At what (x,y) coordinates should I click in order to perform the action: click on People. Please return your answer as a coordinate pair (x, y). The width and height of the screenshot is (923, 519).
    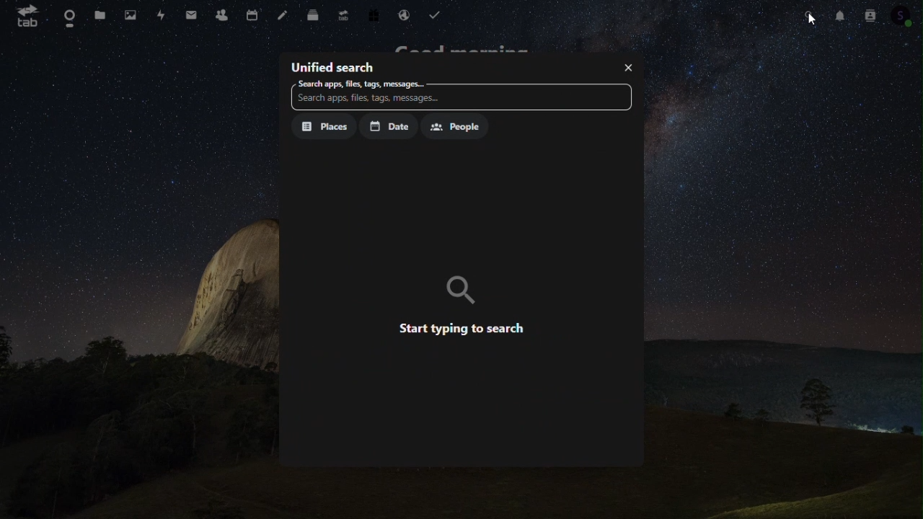
    Looking at the image, I should click on (454, 125).